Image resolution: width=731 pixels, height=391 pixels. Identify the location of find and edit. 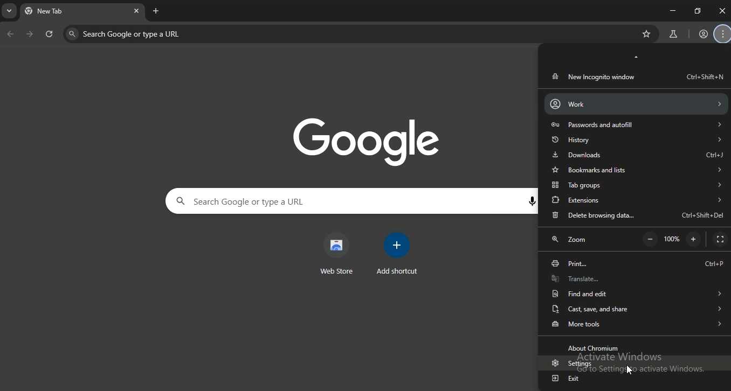
(635, 292).